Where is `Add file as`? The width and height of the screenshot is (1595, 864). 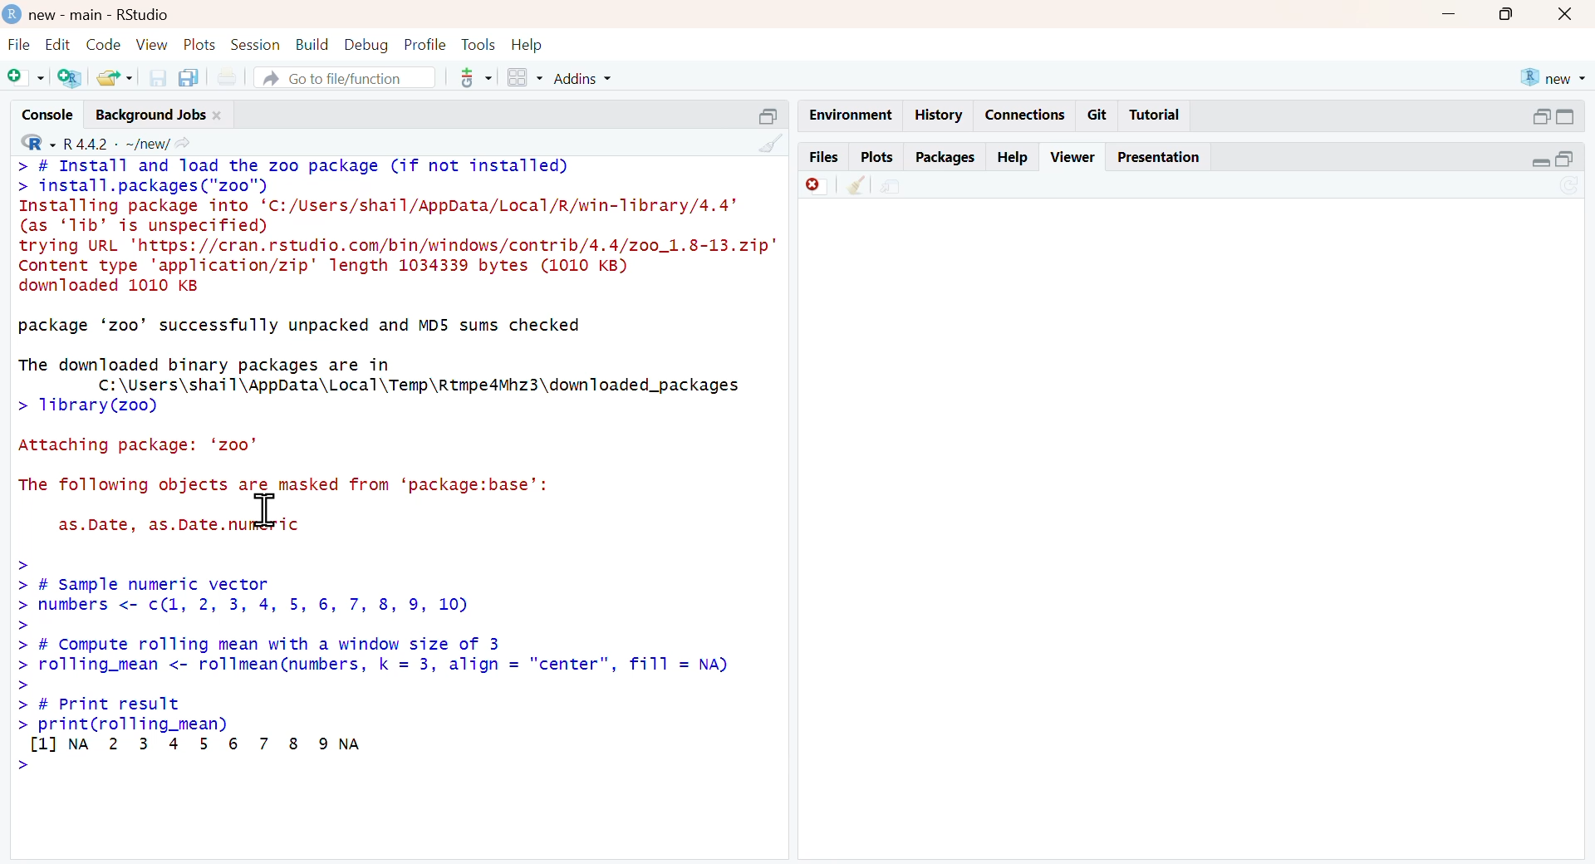
Add file as is located at coordinates (27, 77).